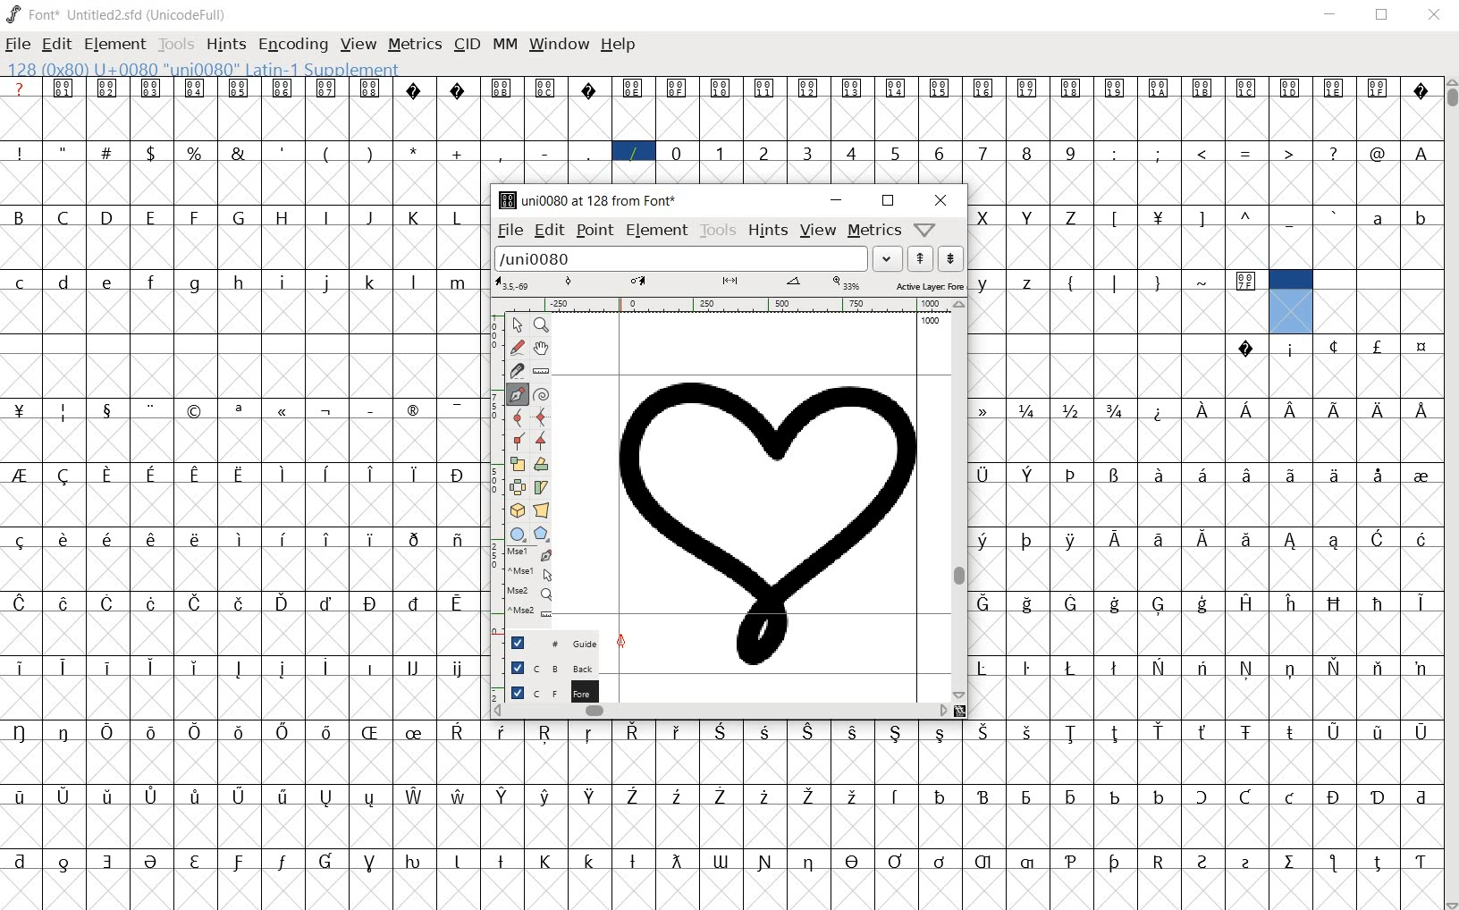  I want to click on glyph, so click(1246, 864).